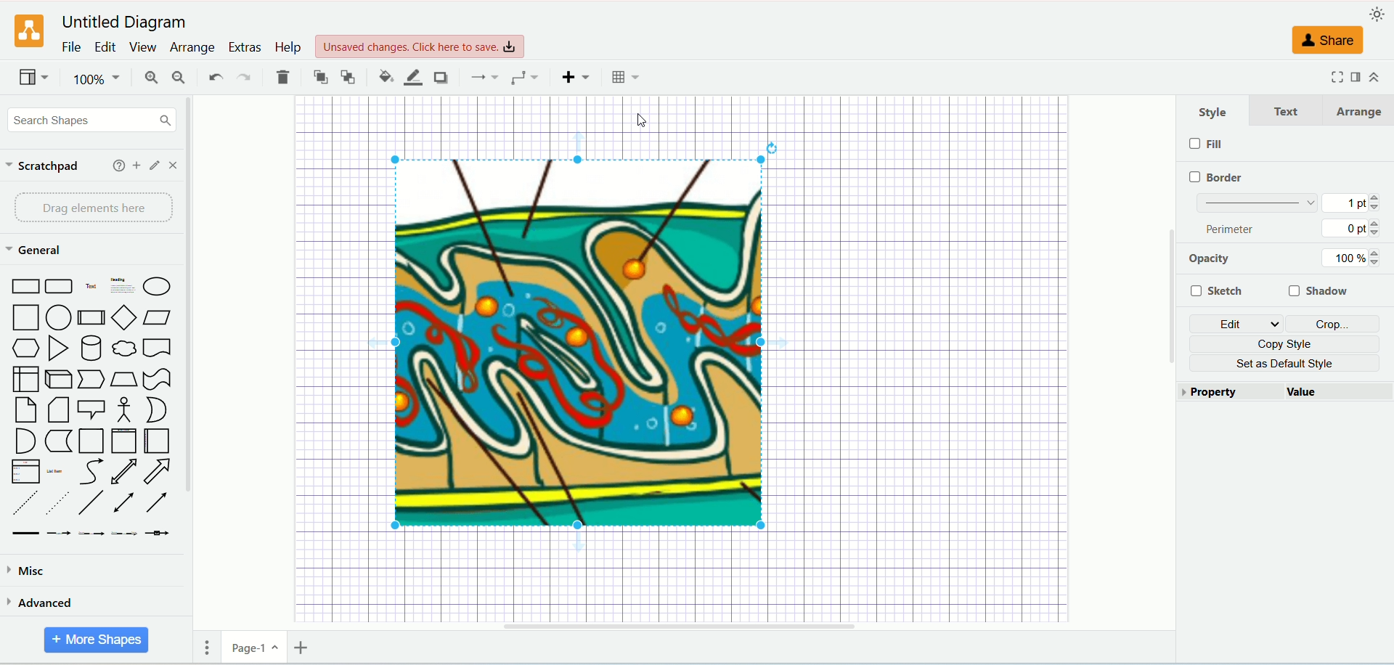 The height and width of the screenshot is (665, 1394). Describe the element at coordinates (60, 505) in the screenshot. I see `Dotted Line` at that location.